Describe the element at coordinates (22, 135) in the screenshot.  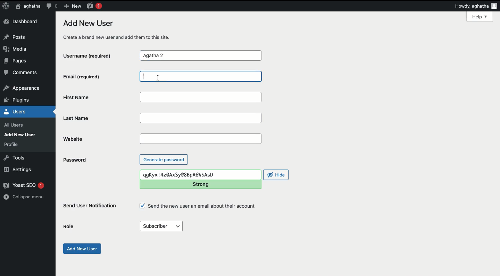
I see `add new user` at that location.